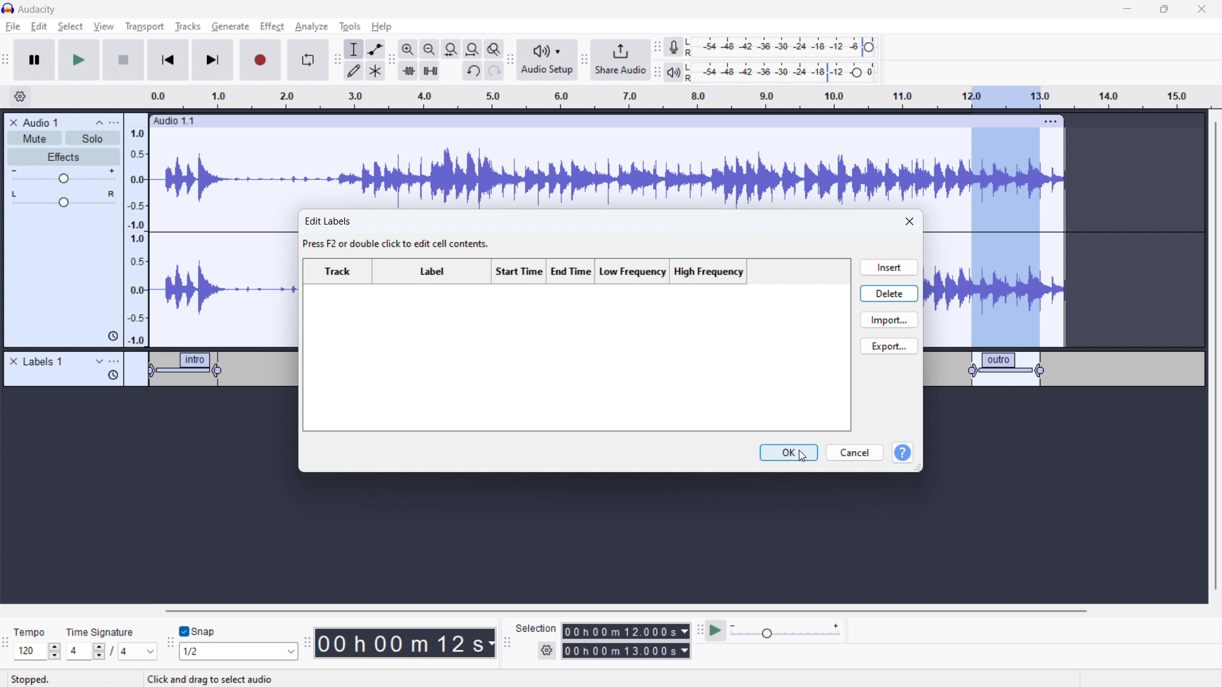 The image size is (1222, 687). I want to click on selection toolbar, so click(505, 643).